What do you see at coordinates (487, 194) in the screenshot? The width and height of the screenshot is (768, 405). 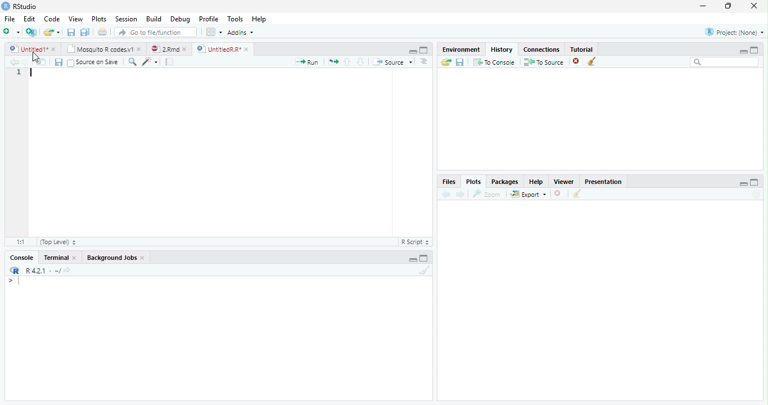 I see `Zoom` at bounding box center [487, 194].